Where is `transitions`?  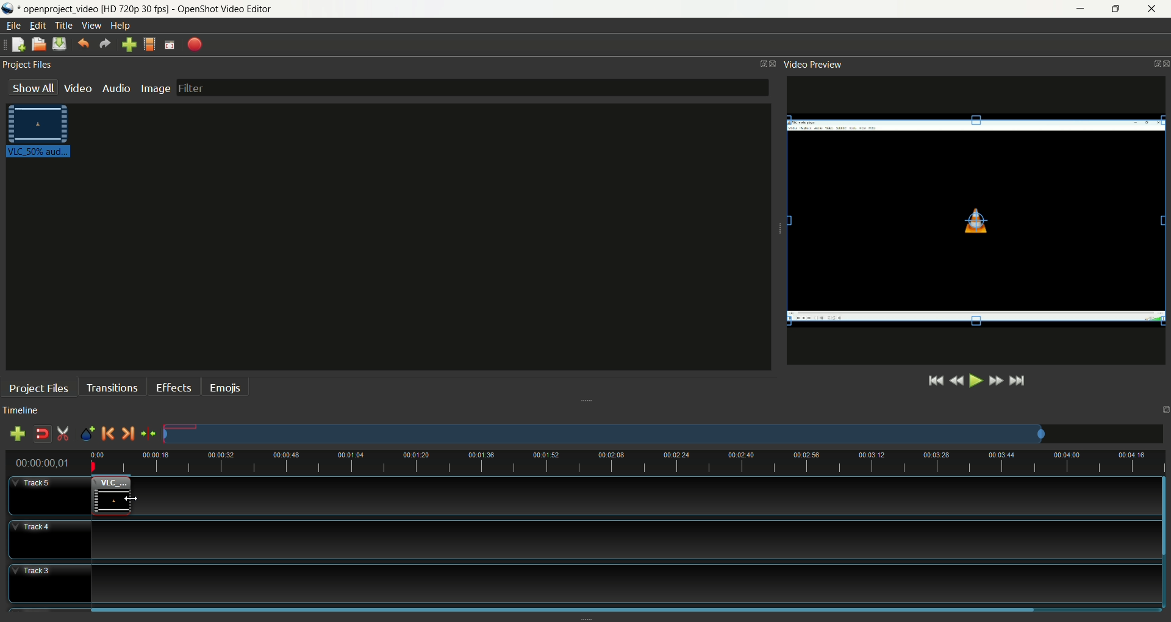 transitions is located at coordinates (112, 387).